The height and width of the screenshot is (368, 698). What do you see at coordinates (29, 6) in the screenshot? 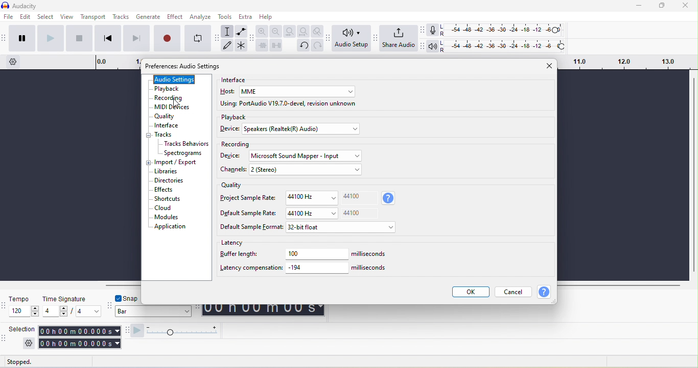
I see `title` at bounding box center [29, 6].